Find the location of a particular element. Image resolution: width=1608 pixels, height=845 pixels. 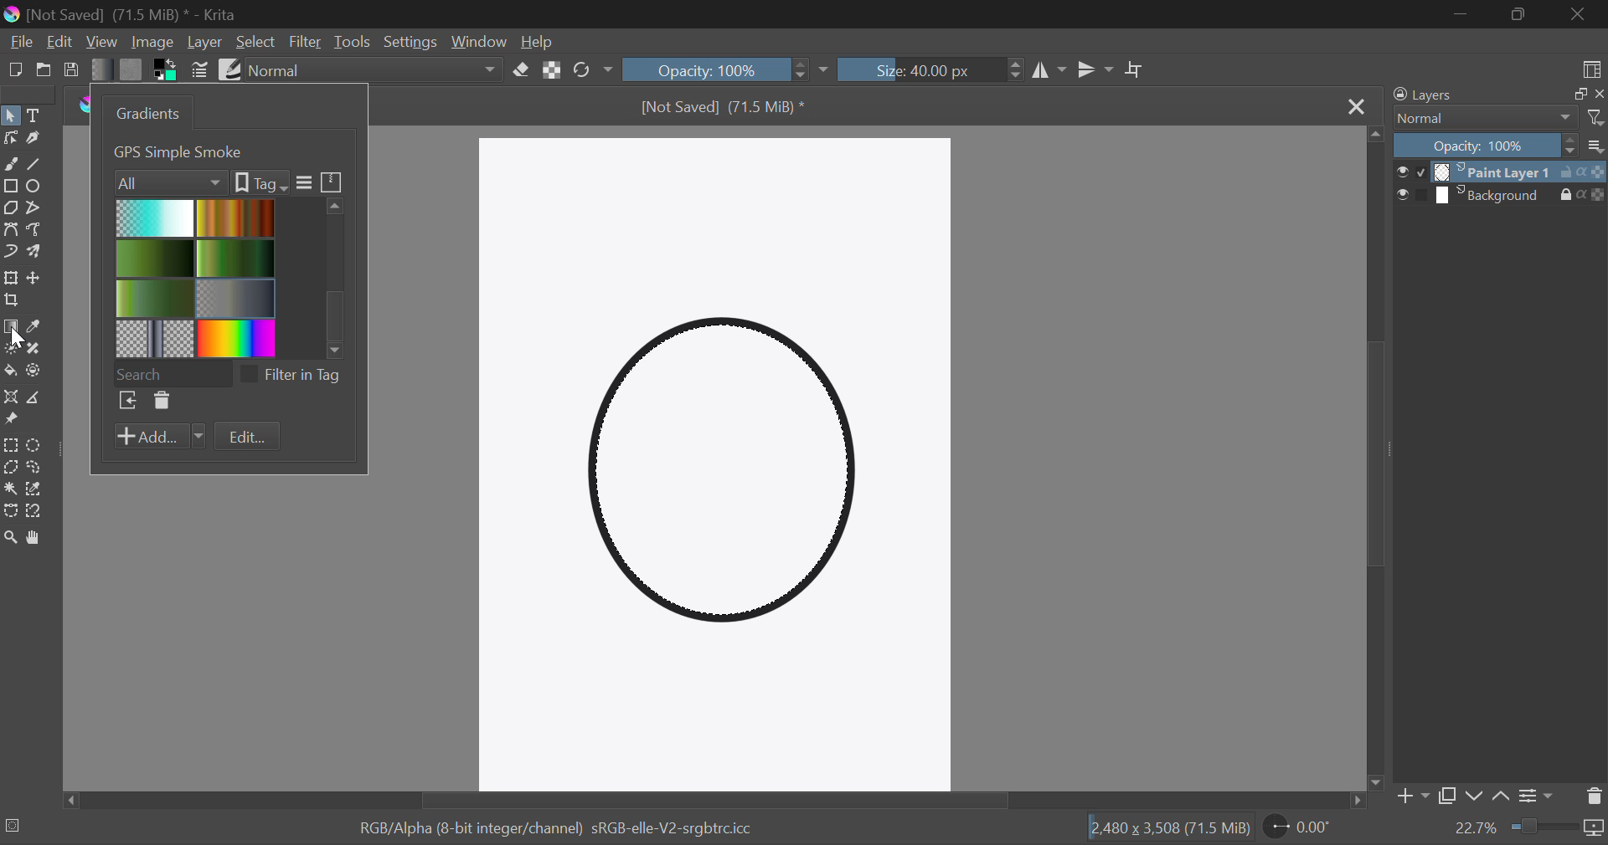

Tools is located at coordinates (353, 41).